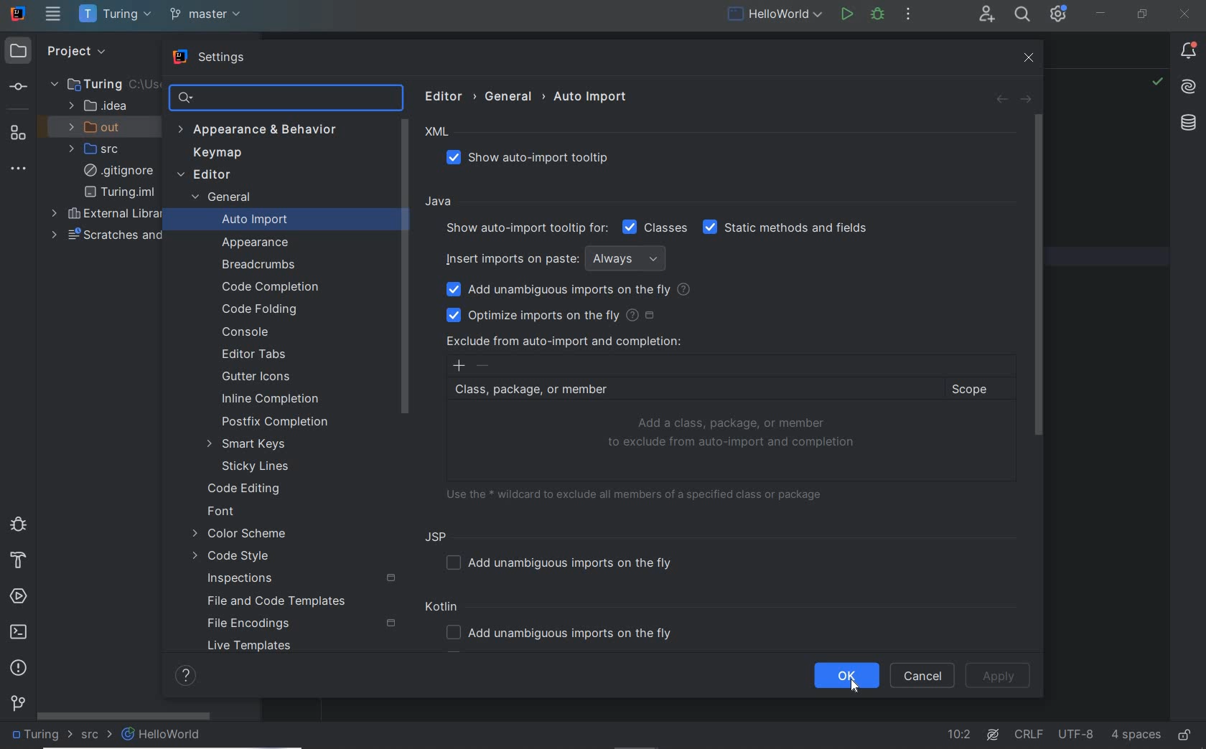 The height and width of the screenshot is (749, 1206). Describe the element at coordinates (261, 310) in the screenshot. I see `CODE FOLDING` at that location.